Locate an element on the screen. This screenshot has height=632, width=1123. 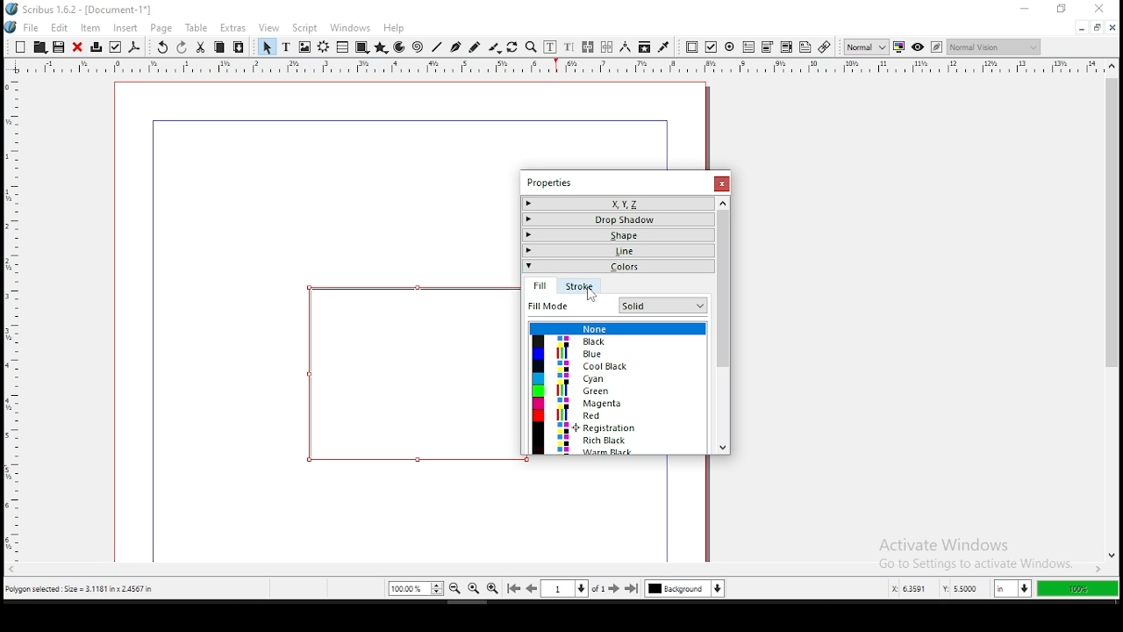
 is located at coordinates (663, 306).